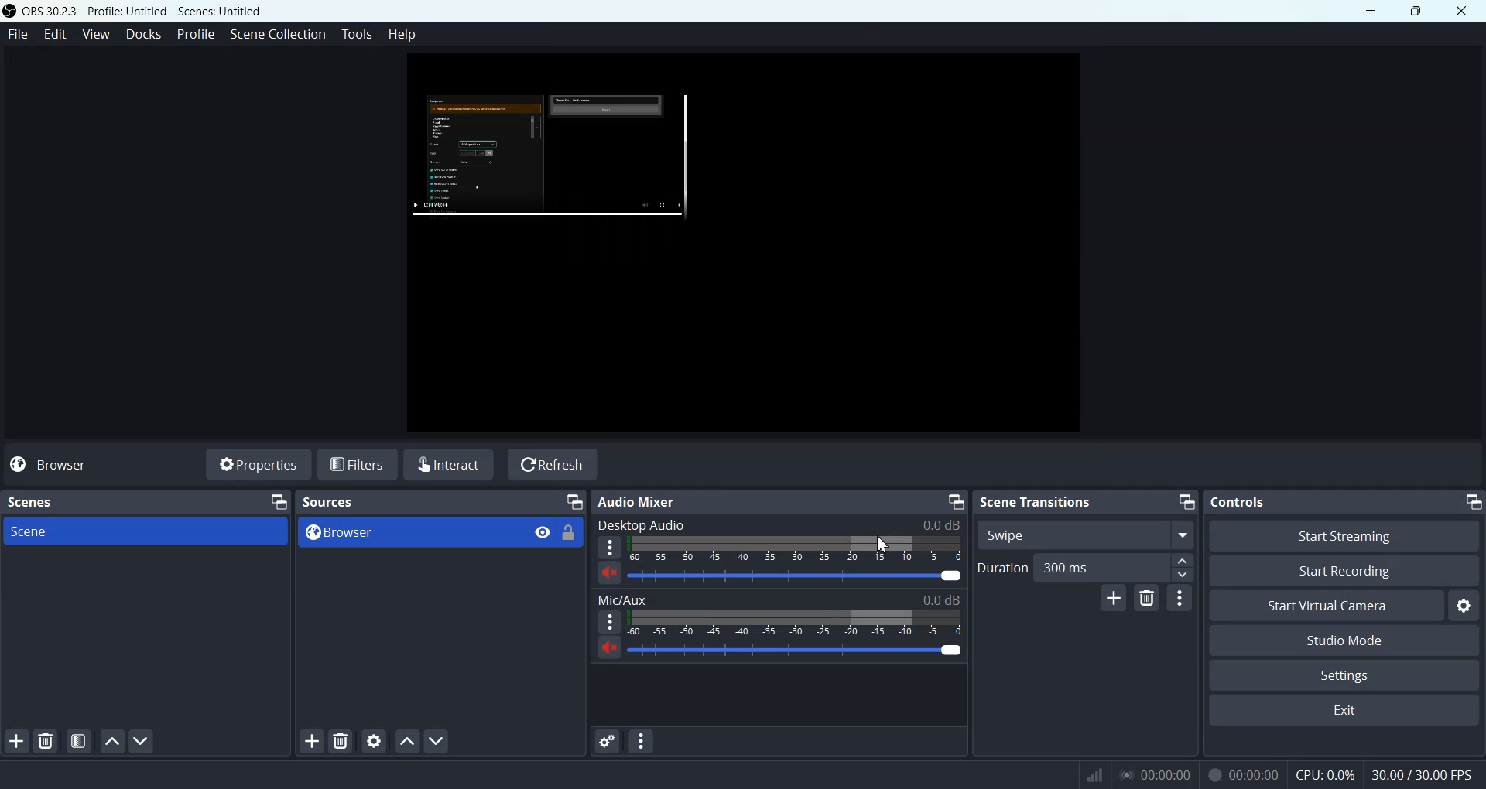 The image size is (1486, 789). What do you see at coordinates (1322, 774) in the screenshot?
I see `CPU: 0.0%` at bounding box center [1322, 774].